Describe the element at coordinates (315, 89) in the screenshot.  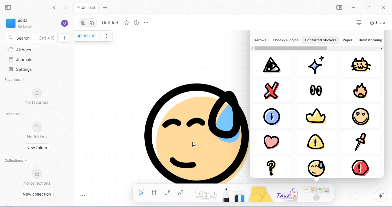
I see `eyes` at that location.